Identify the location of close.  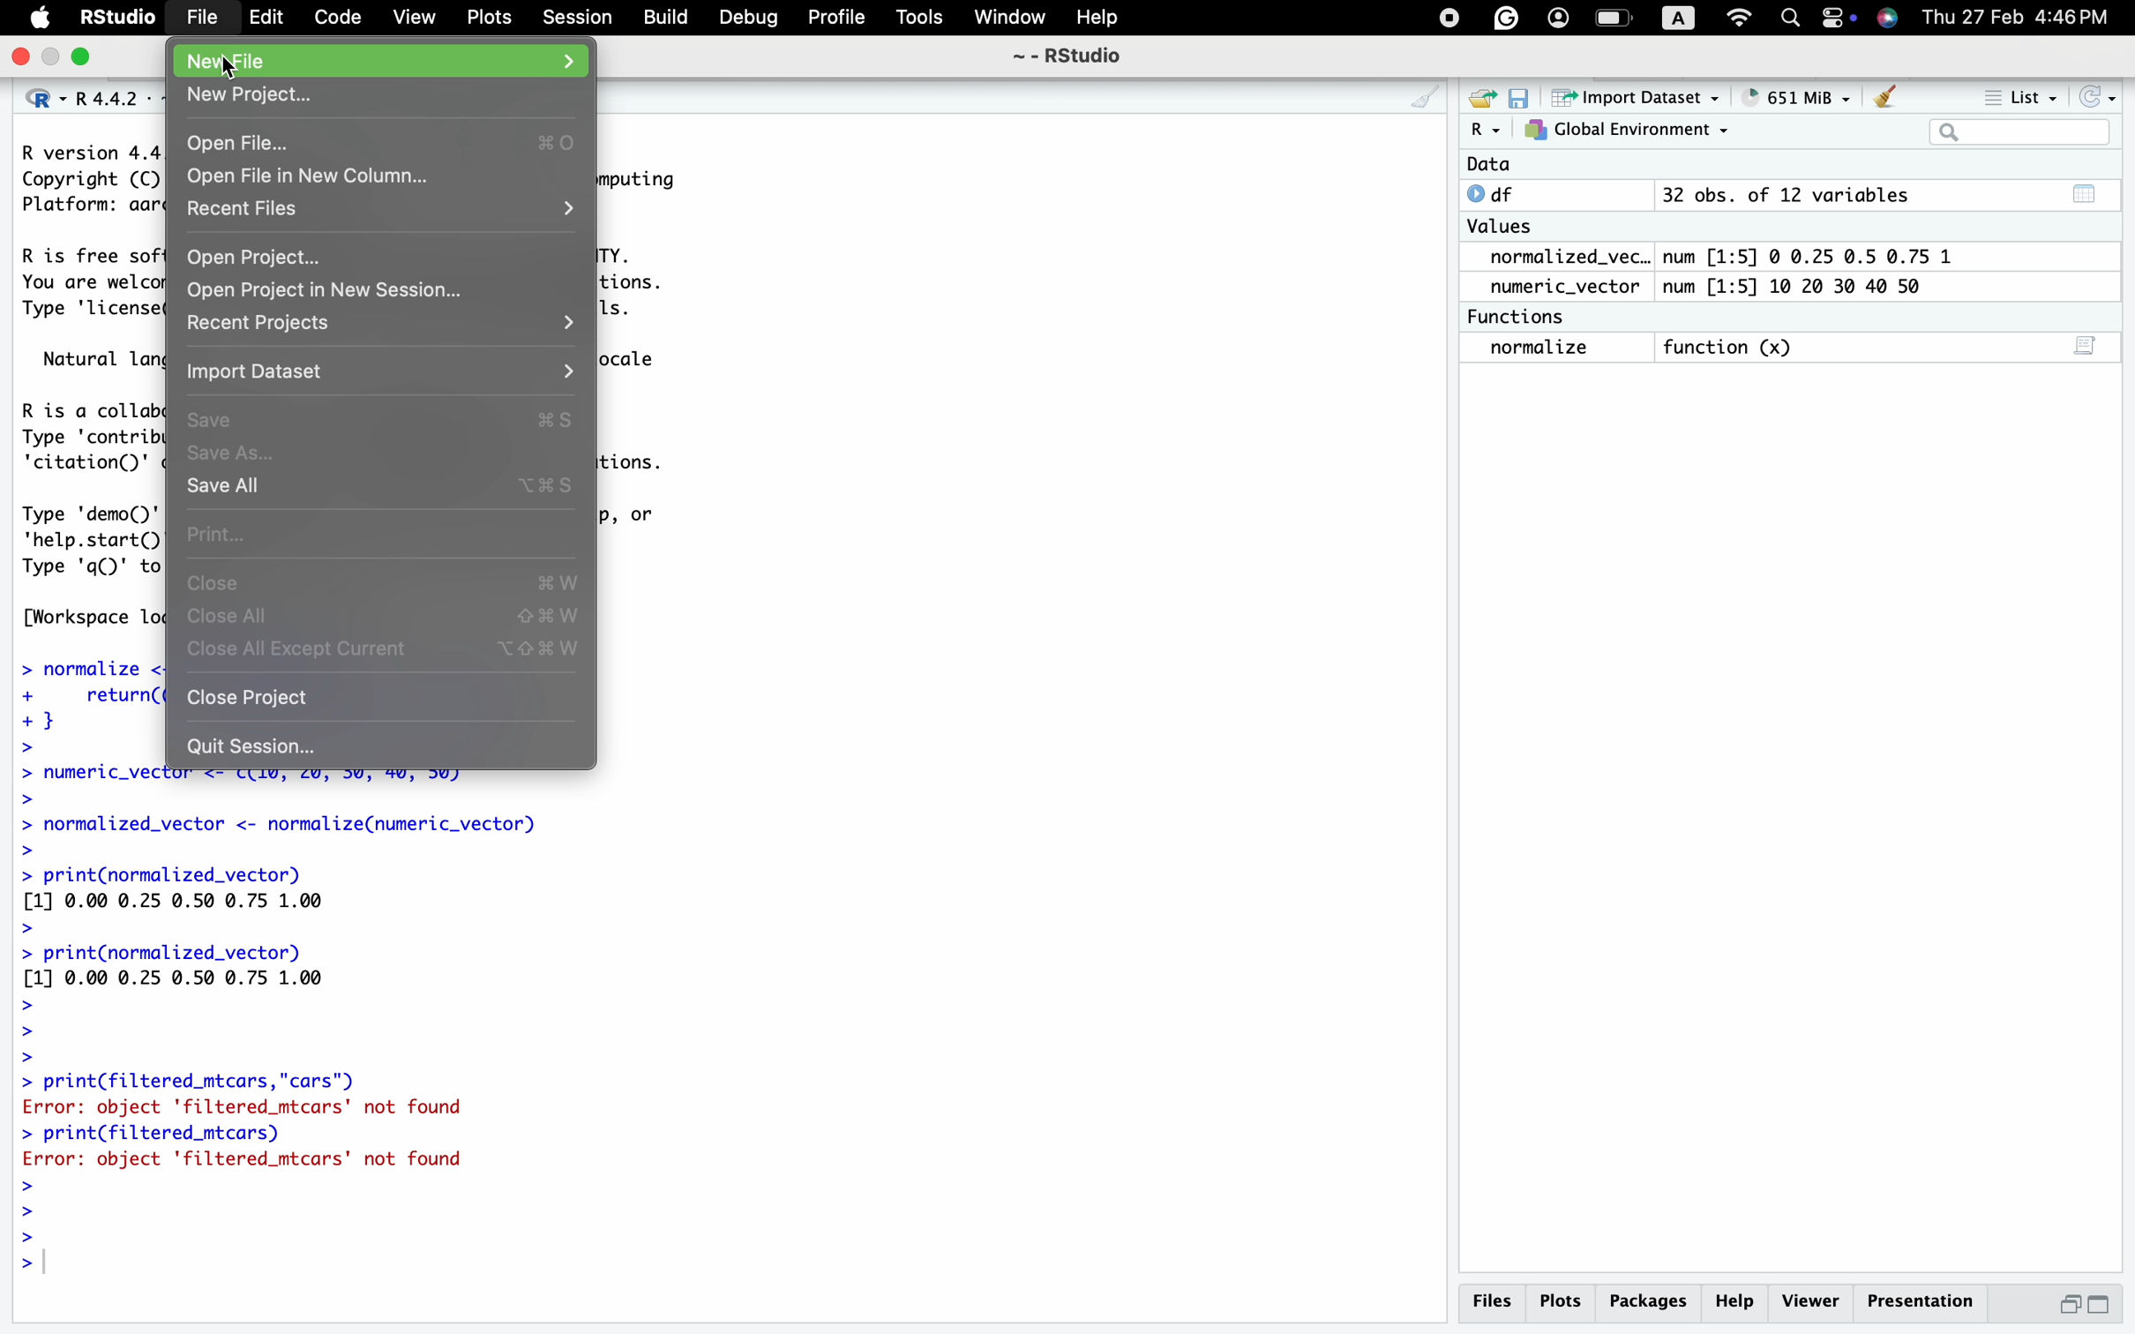
(22, 56).